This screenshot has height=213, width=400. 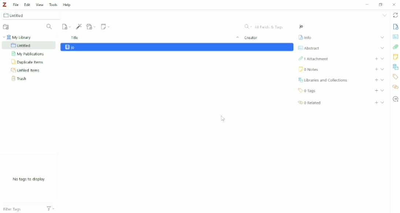 I want to click on Add, so click(x=376, y=70).